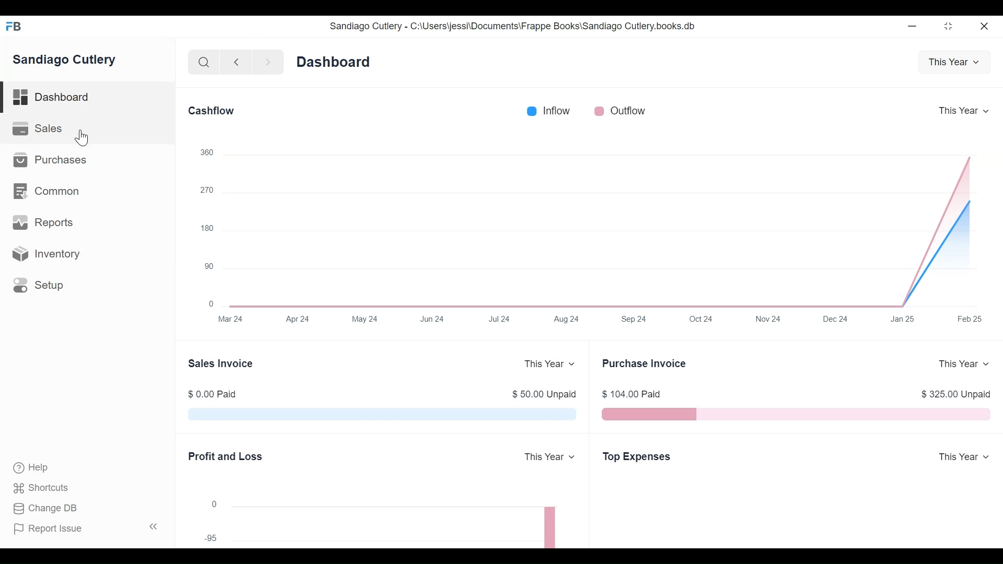  I want to click on Shortcuts, so click(46, 488).